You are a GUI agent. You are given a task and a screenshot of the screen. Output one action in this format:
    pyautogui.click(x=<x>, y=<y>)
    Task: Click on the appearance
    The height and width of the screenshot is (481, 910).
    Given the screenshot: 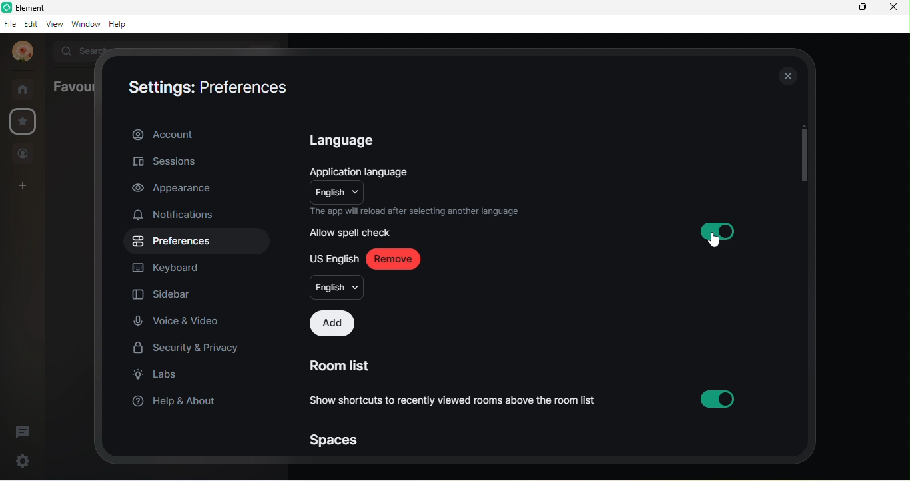 What is the action you would take?
    pyautogui.click(x=179, y=189)
    